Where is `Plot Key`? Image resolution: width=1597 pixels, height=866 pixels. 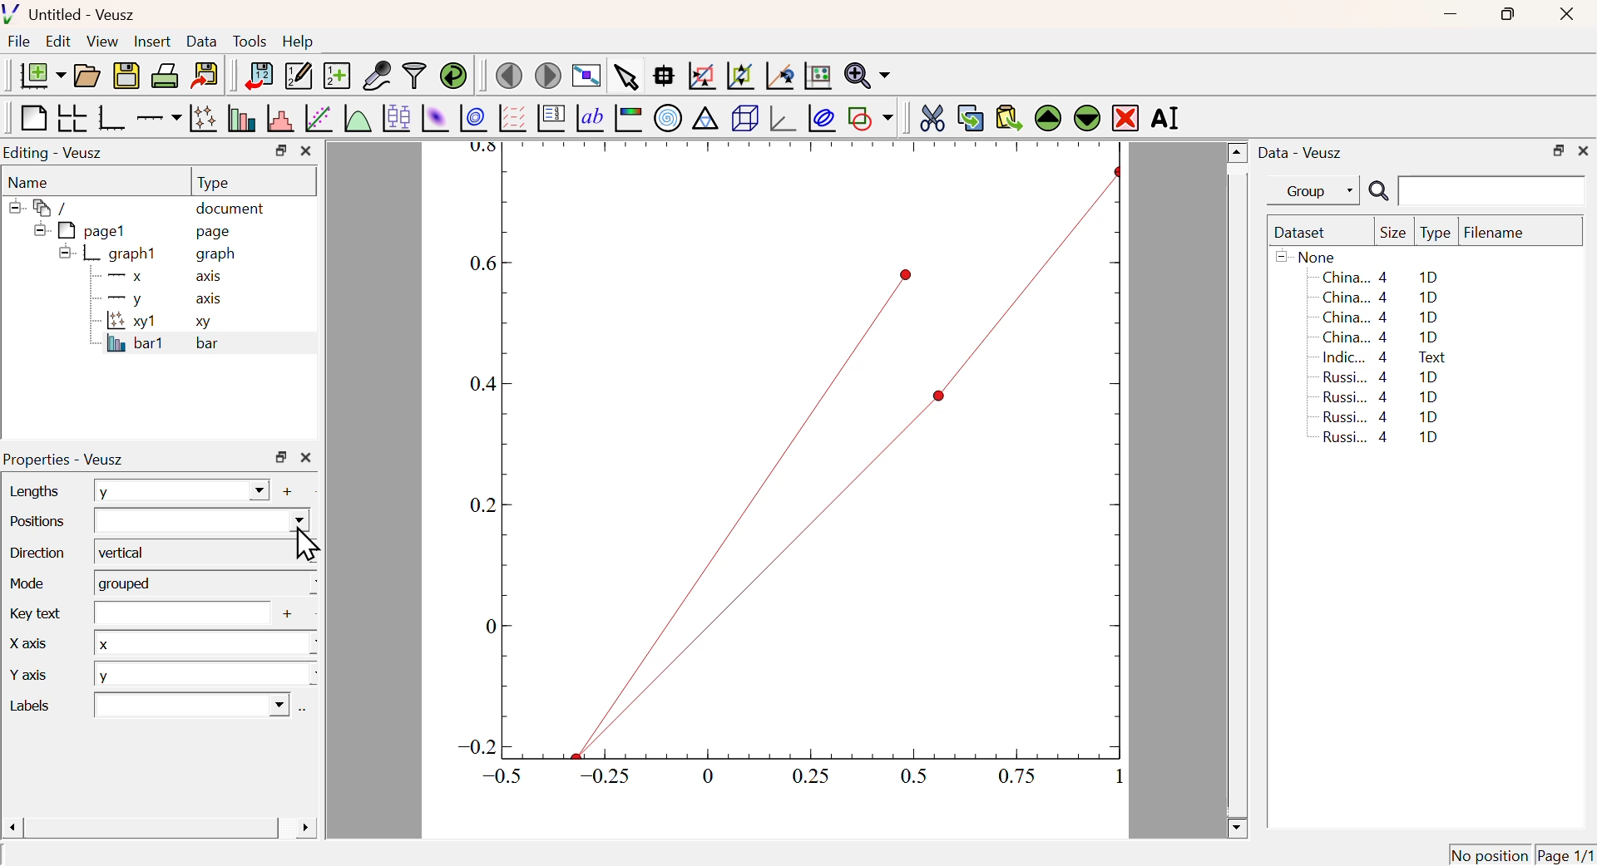 Plot Key is located at coordinates (550, 117).